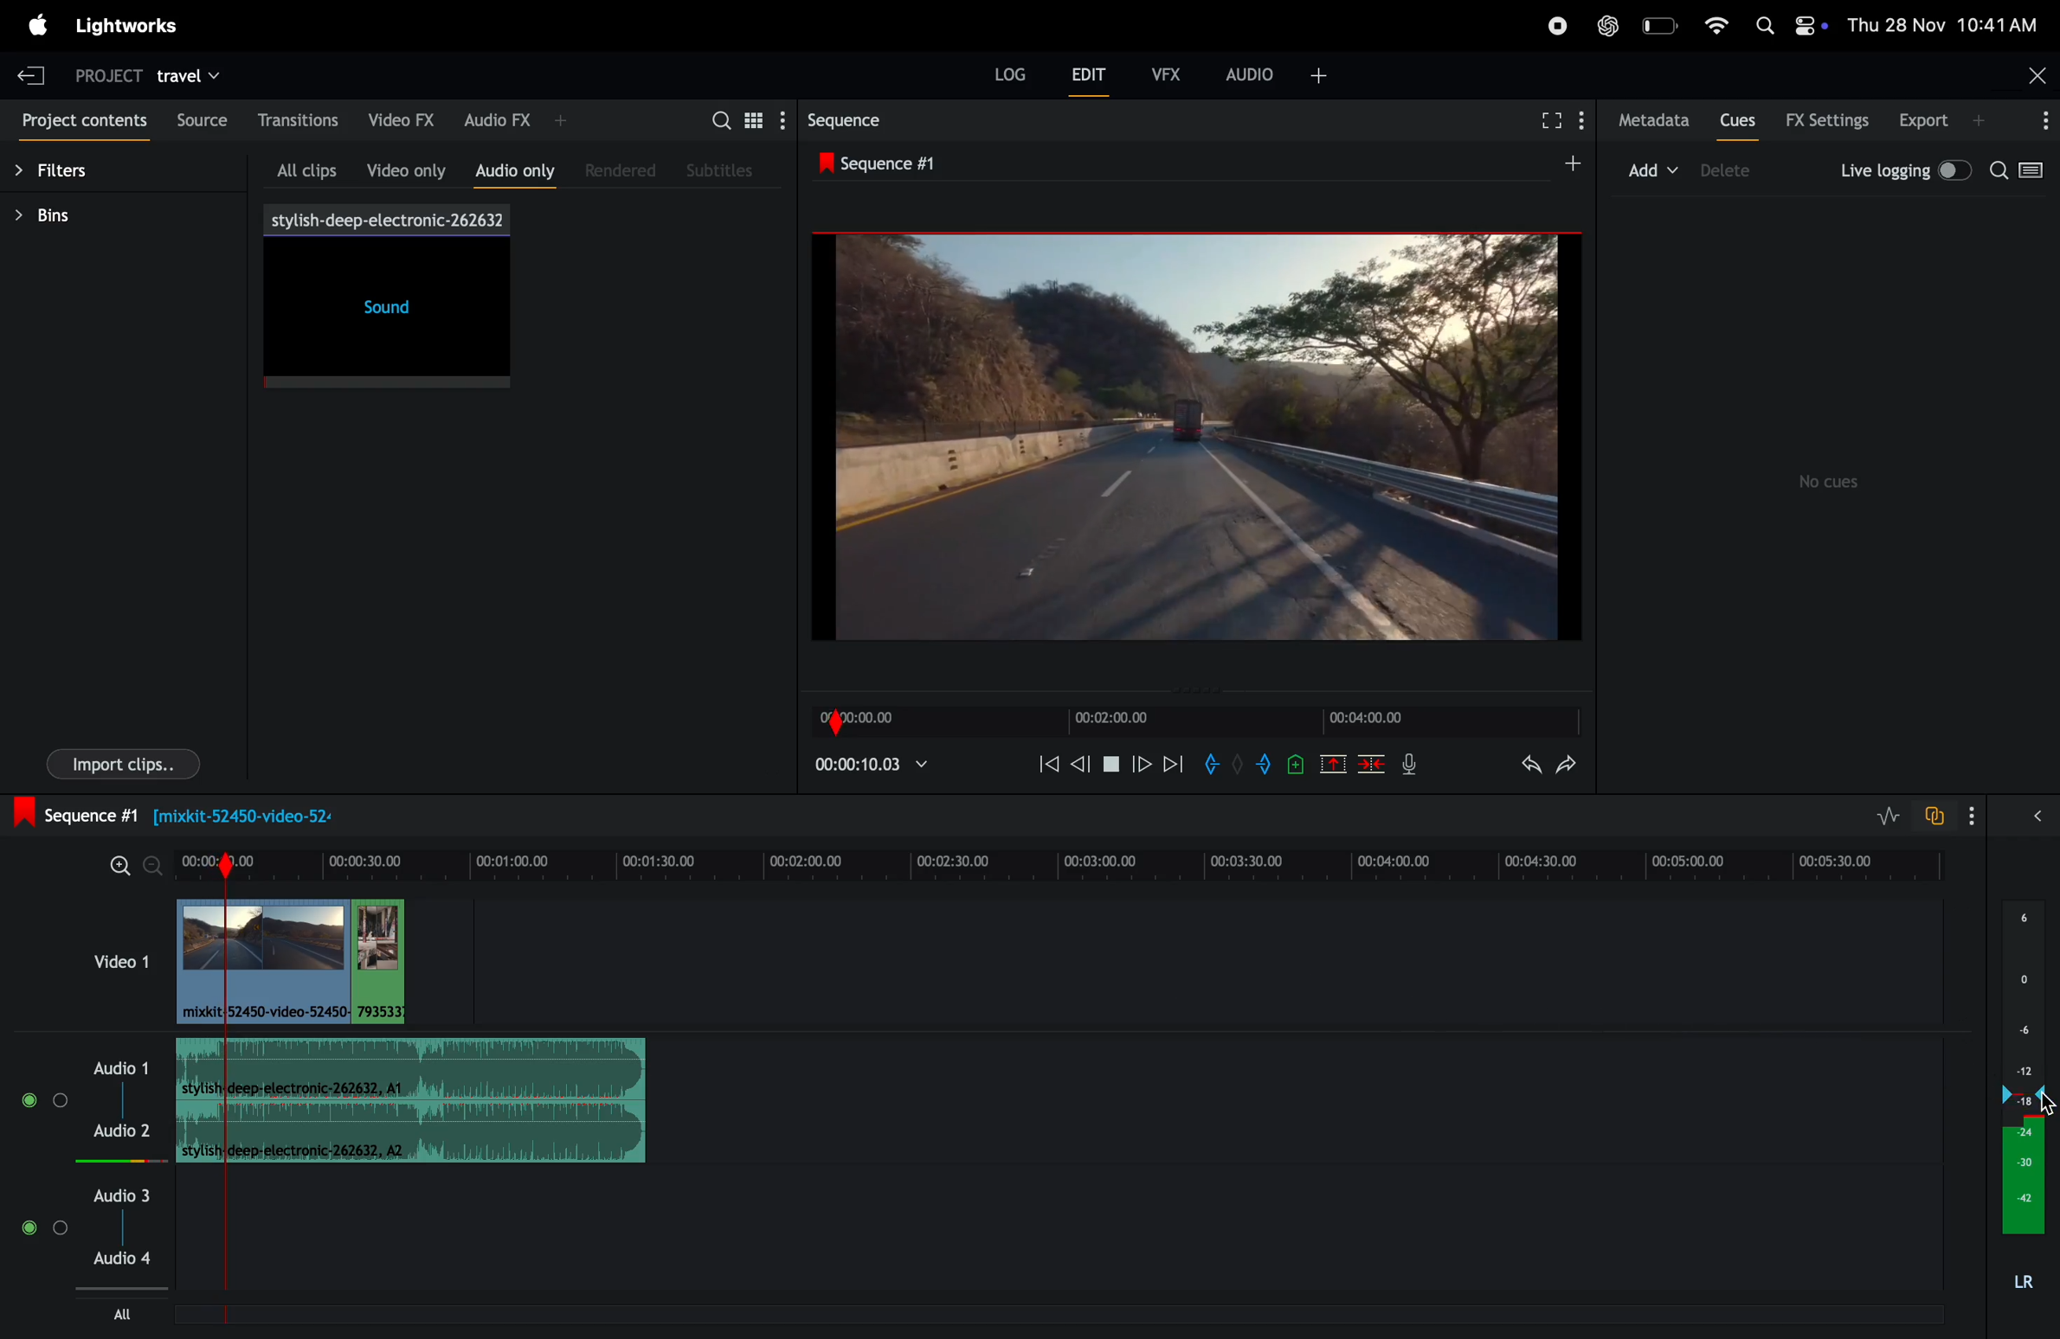  I want to click on toggle editing layers, so click(1887, 815).